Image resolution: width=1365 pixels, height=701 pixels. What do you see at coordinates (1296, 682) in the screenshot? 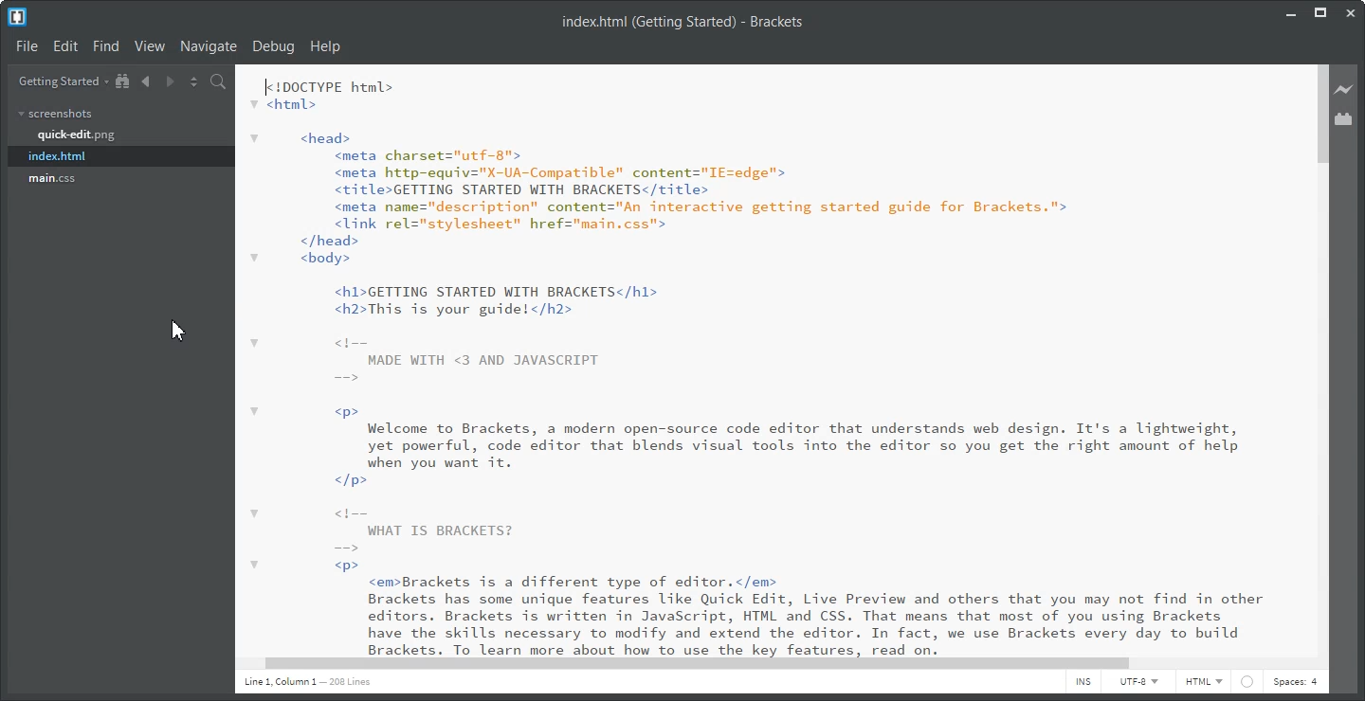
I see `Spaces: 4` at bounding box center [1296, 682].